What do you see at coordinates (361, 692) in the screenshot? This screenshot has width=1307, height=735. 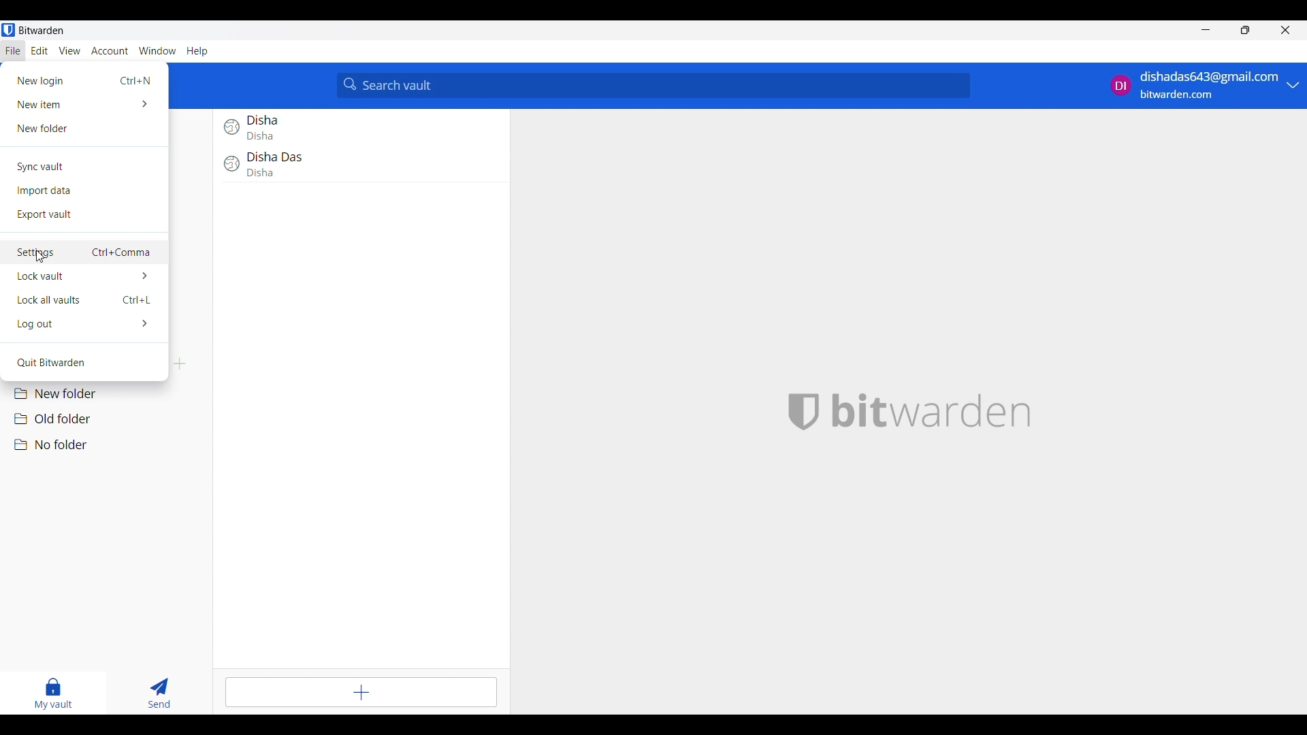 I see `Add item` at bounding box center [361, 692].